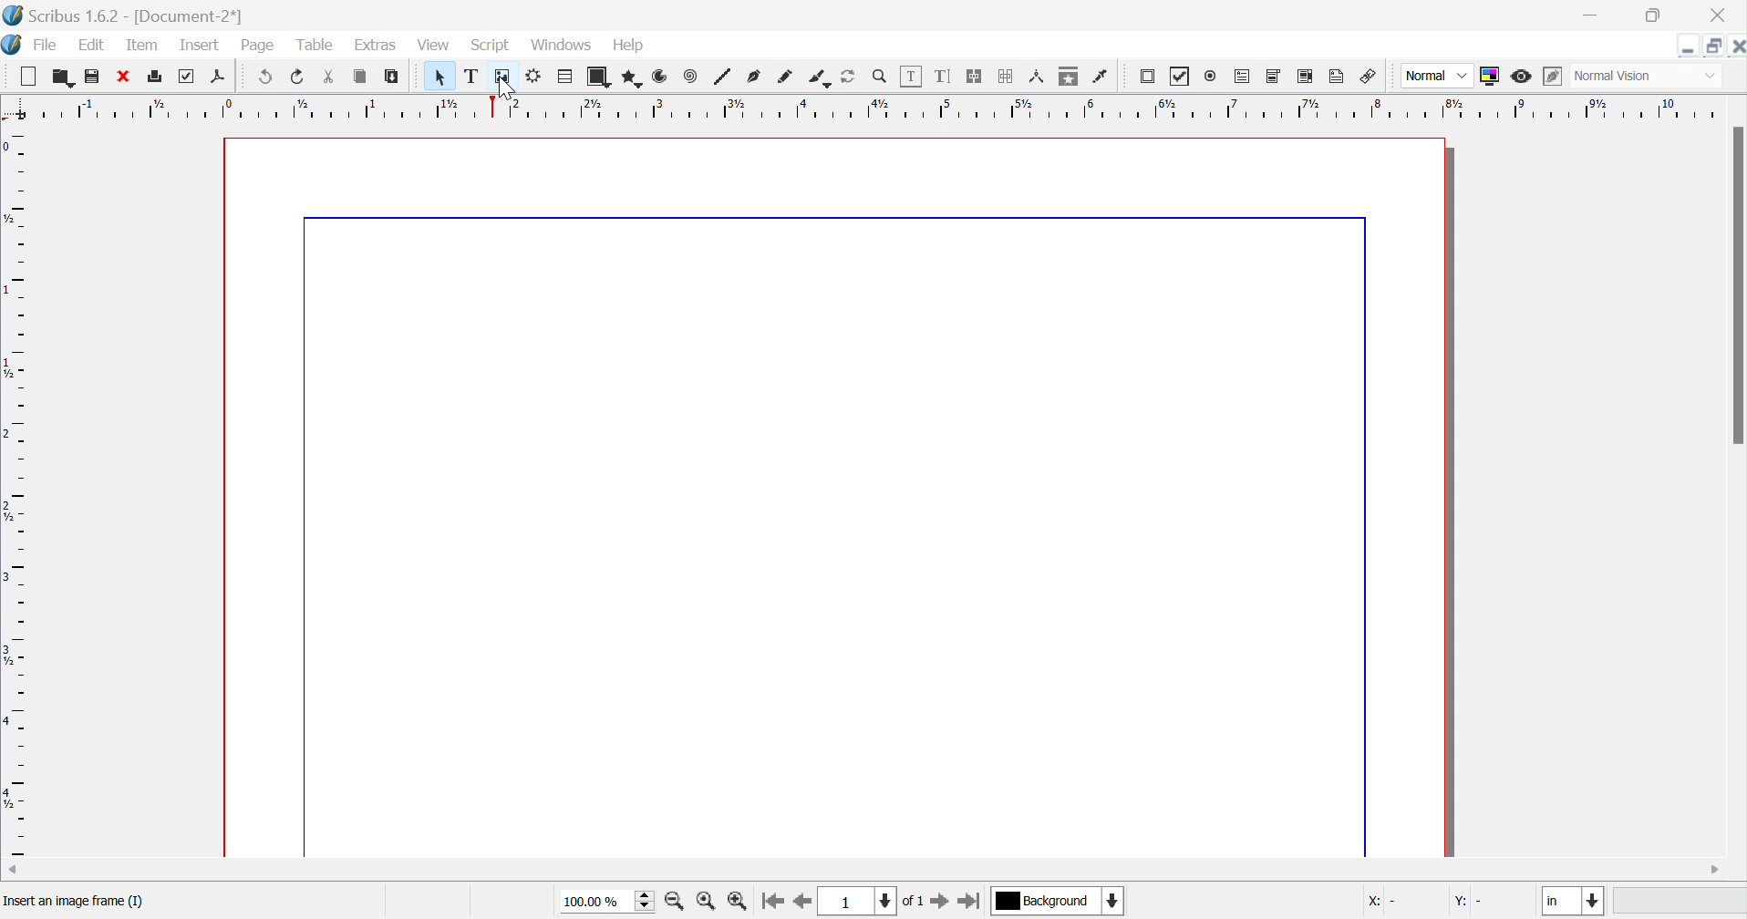 This screenshot has width=1747, height=919. I want to click on cut, so click(327, 77).